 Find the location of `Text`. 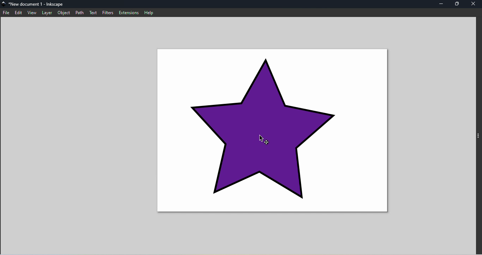

Text is located at coordinates (93, 12).